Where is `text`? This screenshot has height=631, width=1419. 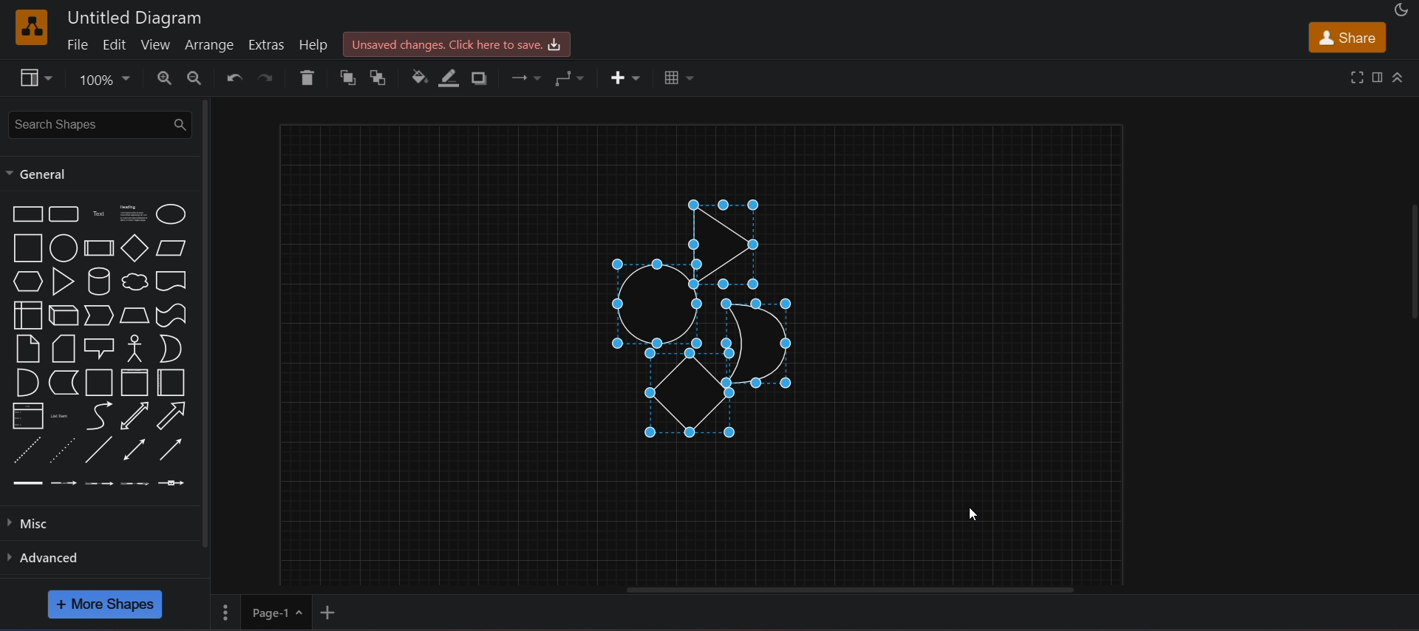 text is located at coordinates (98, 216).